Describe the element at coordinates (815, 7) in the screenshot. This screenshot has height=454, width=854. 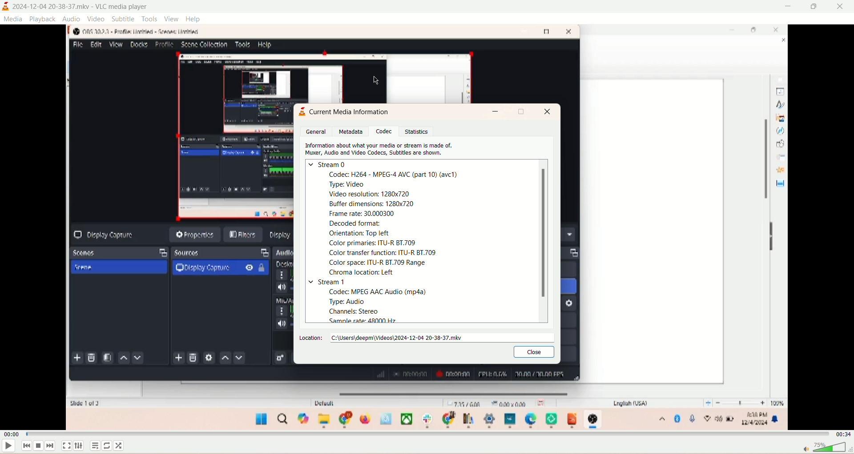
I see `maximize` at that location.